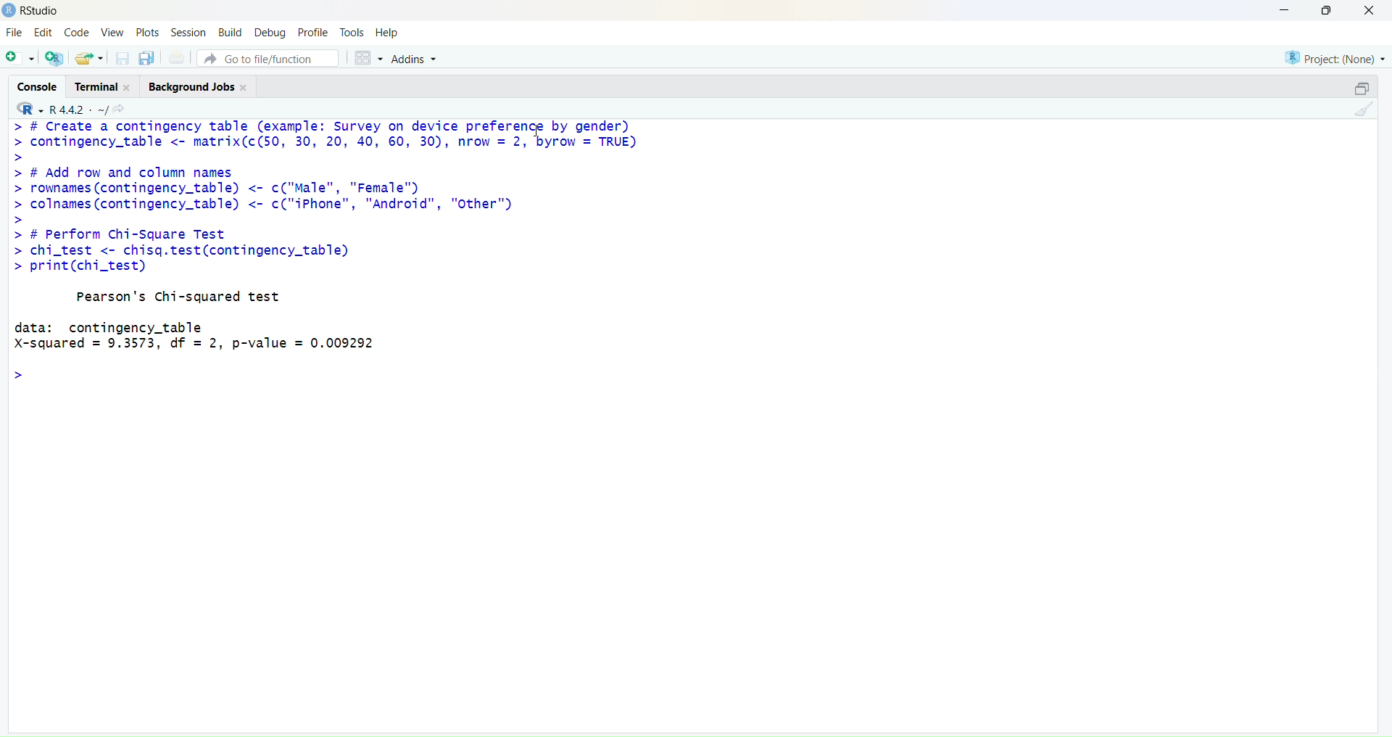 Image resolution: width=1392 pixels, height=737 pixels. What do you see at coordinates (272, 34) in the screenshot?
I see `Debug` at bounding box center [272, 34].